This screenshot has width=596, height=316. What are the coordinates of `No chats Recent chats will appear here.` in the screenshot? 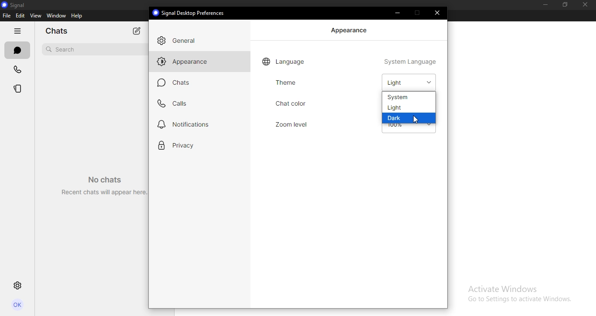 It's located at (101, 182).